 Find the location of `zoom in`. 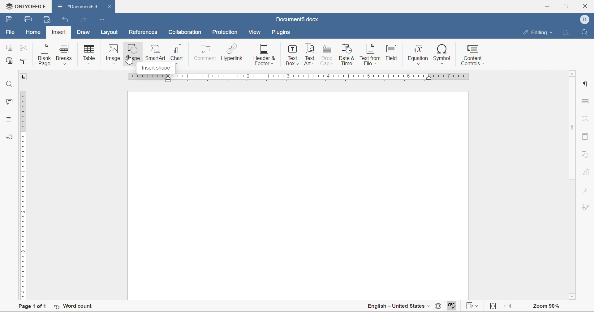

zoom in is located at coordinates (571, 307).